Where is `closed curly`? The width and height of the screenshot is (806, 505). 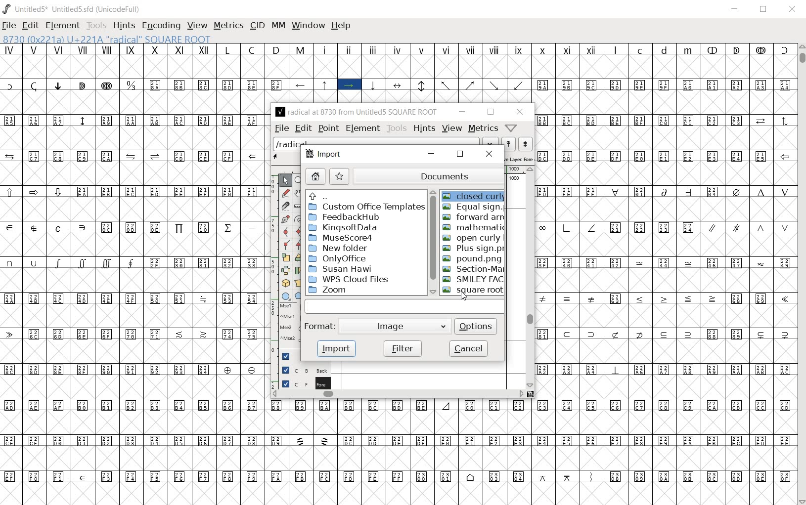 closed curly is located at coordinates (475, 196).